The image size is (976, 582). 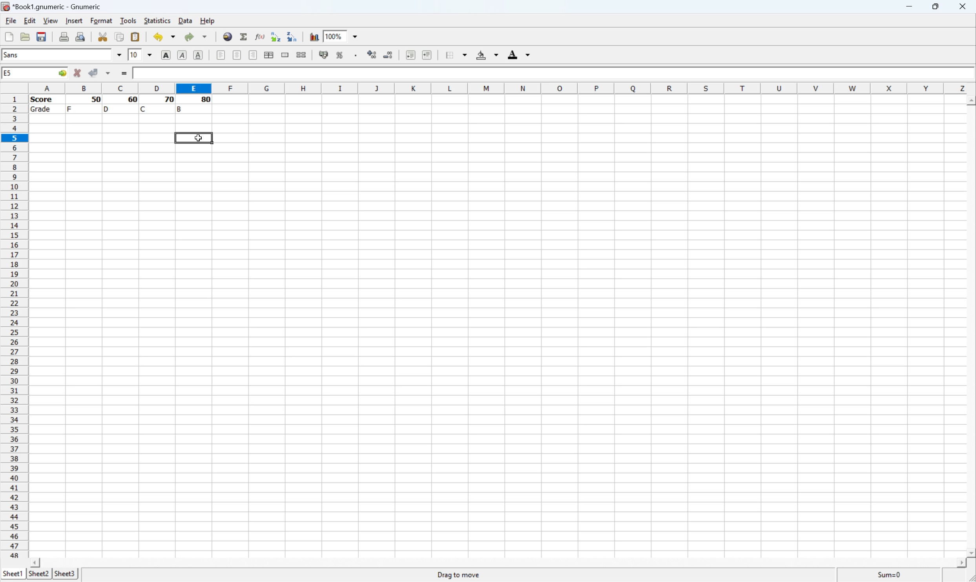 What do you see at coordinates (891, 575) in the screenshot?
I see `Sum=0` at bounding box center [891, 575].